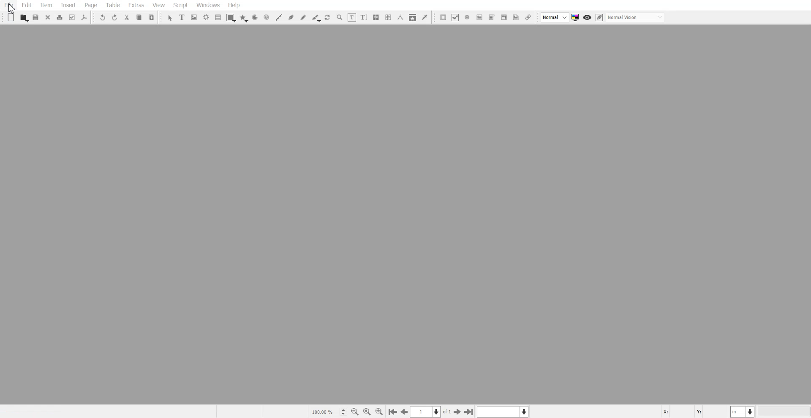 This screenshot has height=418, width=811. I want to click on Measurement, so click(400, 17).